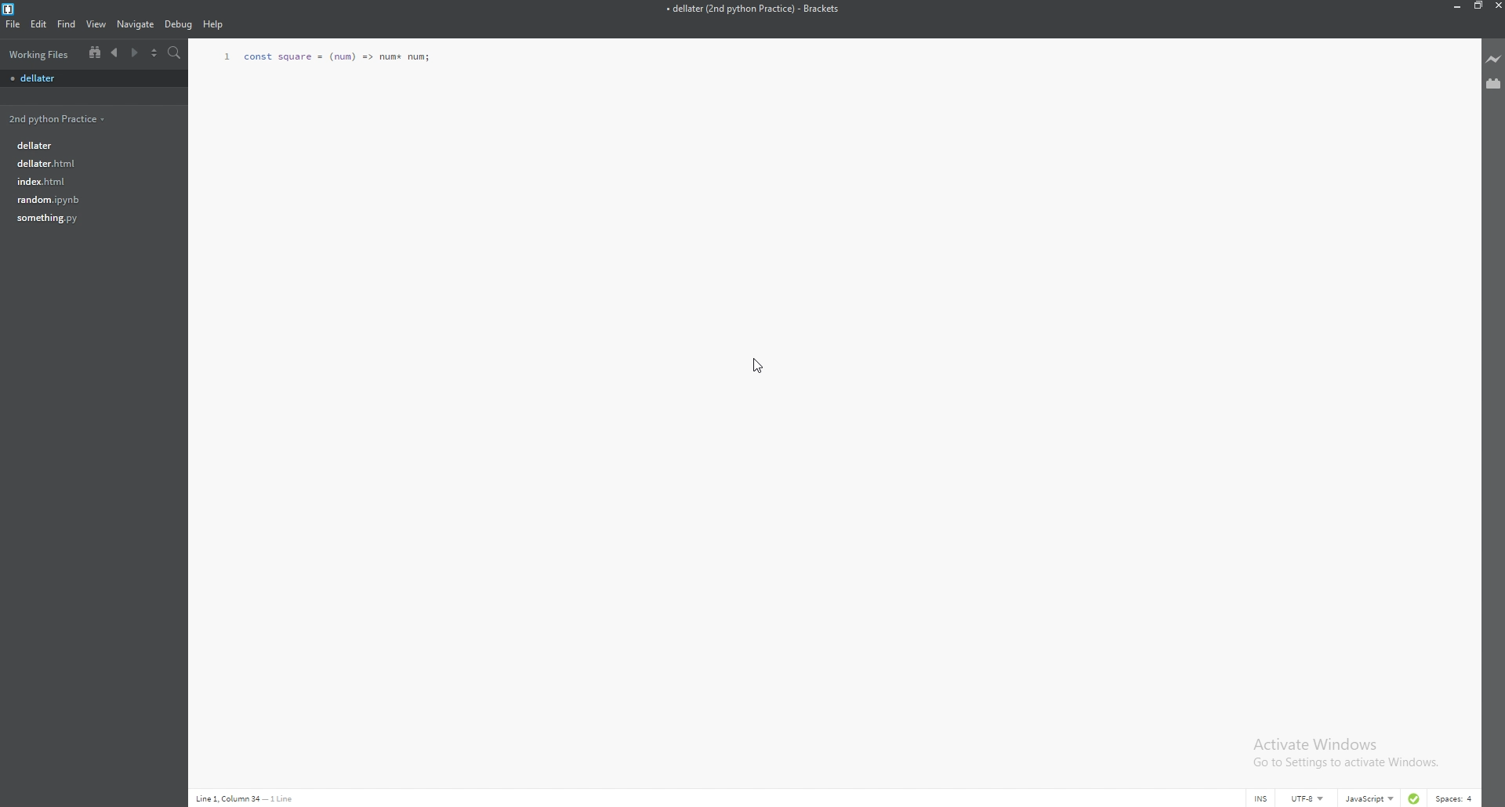 Image resolution: width=1505 pixels, height=807 pixels. What do you see at coordinates (13, 24) in the screenshot?
I see `file` at bounding box center [13, 24].